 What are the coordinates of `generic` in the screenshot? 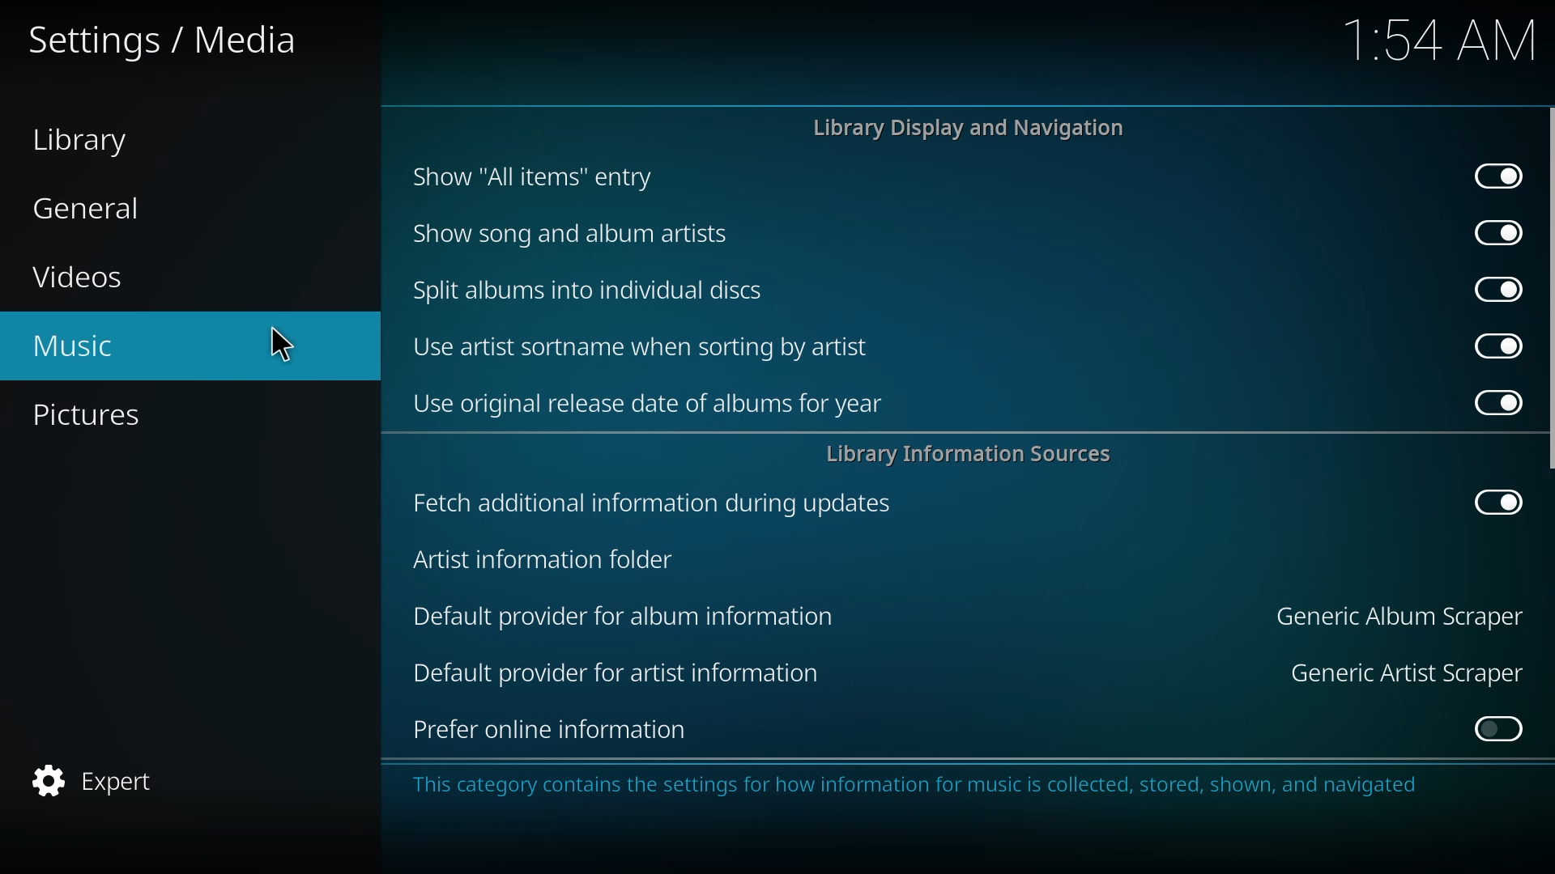 It's located at (1397, 619).